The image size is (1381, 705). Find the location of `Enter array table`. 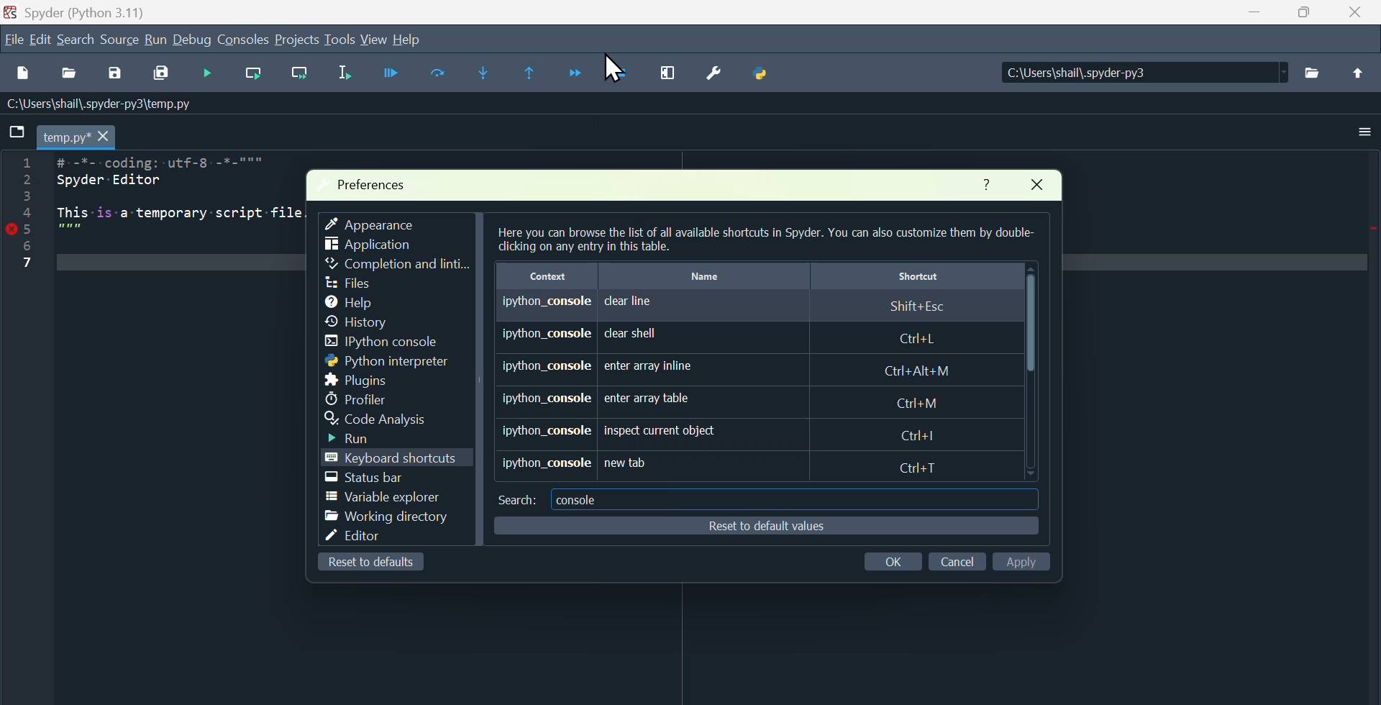

Enter array table is located at coordinates (723, 396).